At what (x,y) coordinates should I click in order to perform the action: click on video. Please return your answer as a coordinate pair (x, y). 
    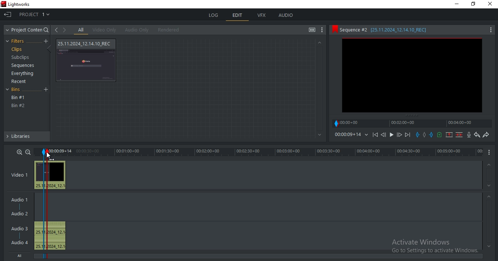
    Looking at the image, I should click on (50, 175).